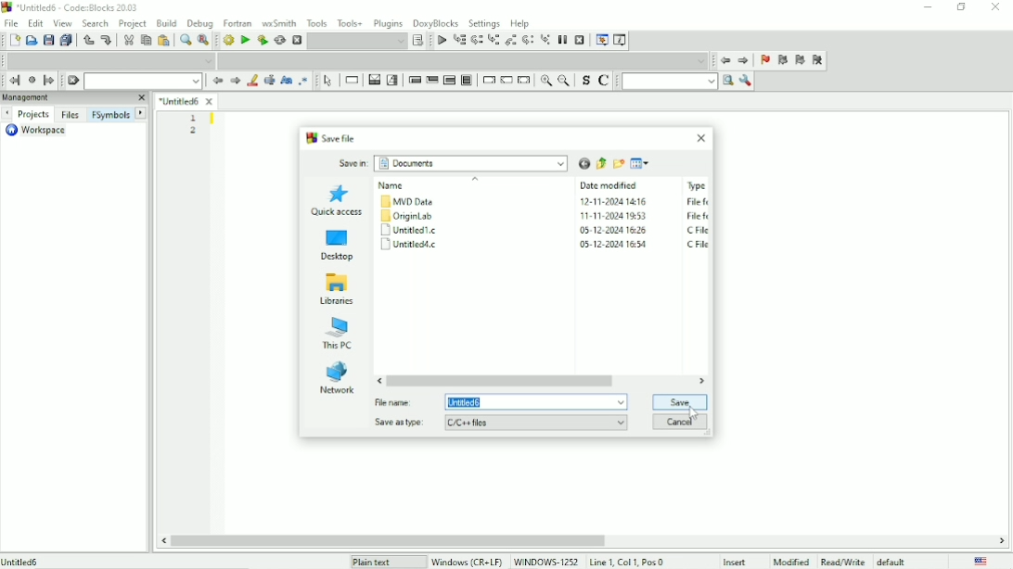  I want to click on Create new folder, so click(619, 164).